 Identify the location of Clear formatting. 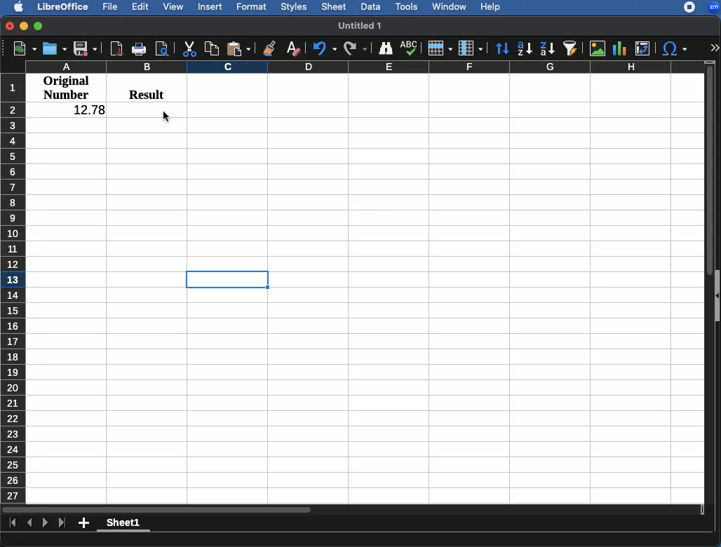
(293, 46).